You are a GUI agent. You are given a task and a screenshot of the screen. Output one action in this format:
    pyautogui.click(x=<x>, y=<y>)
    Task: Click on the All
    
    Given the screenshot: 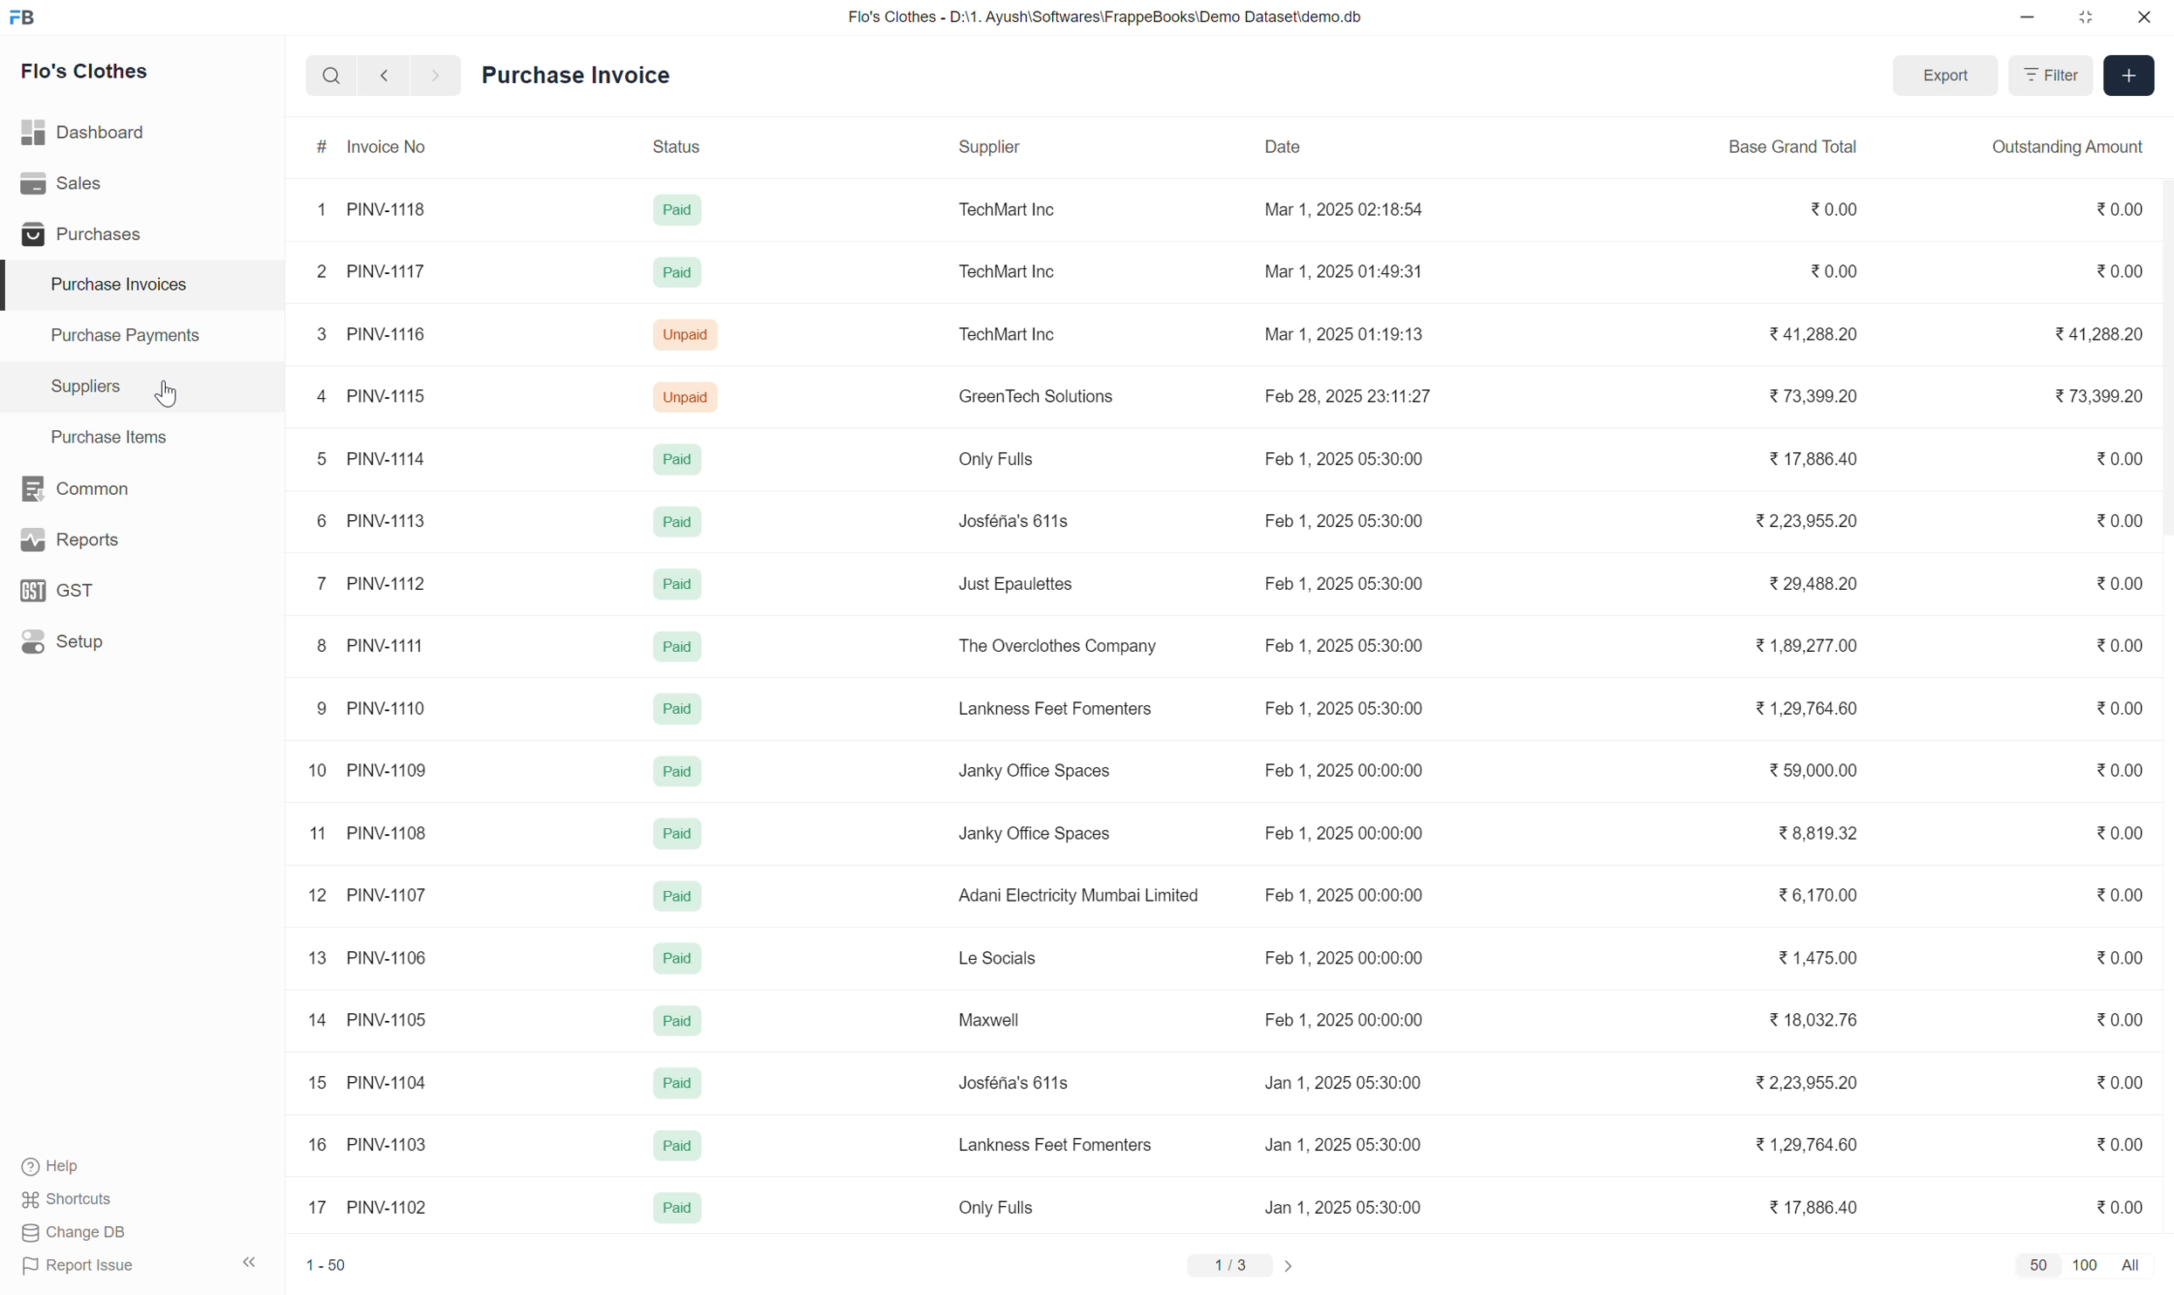 What is the action you would take?
    pyautogui.click(x=2133, y=1265)
    